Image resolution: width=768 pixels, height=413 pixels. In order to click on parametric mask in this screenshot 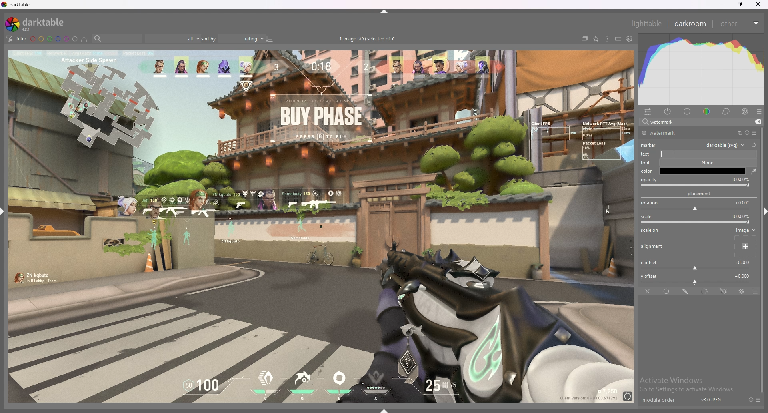, I will do `click(706, 291)`.